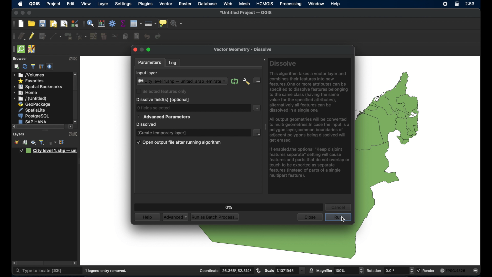  Describe the element at coordinates (101, 24) in the screenshot. I see `open field calculator` at that location.